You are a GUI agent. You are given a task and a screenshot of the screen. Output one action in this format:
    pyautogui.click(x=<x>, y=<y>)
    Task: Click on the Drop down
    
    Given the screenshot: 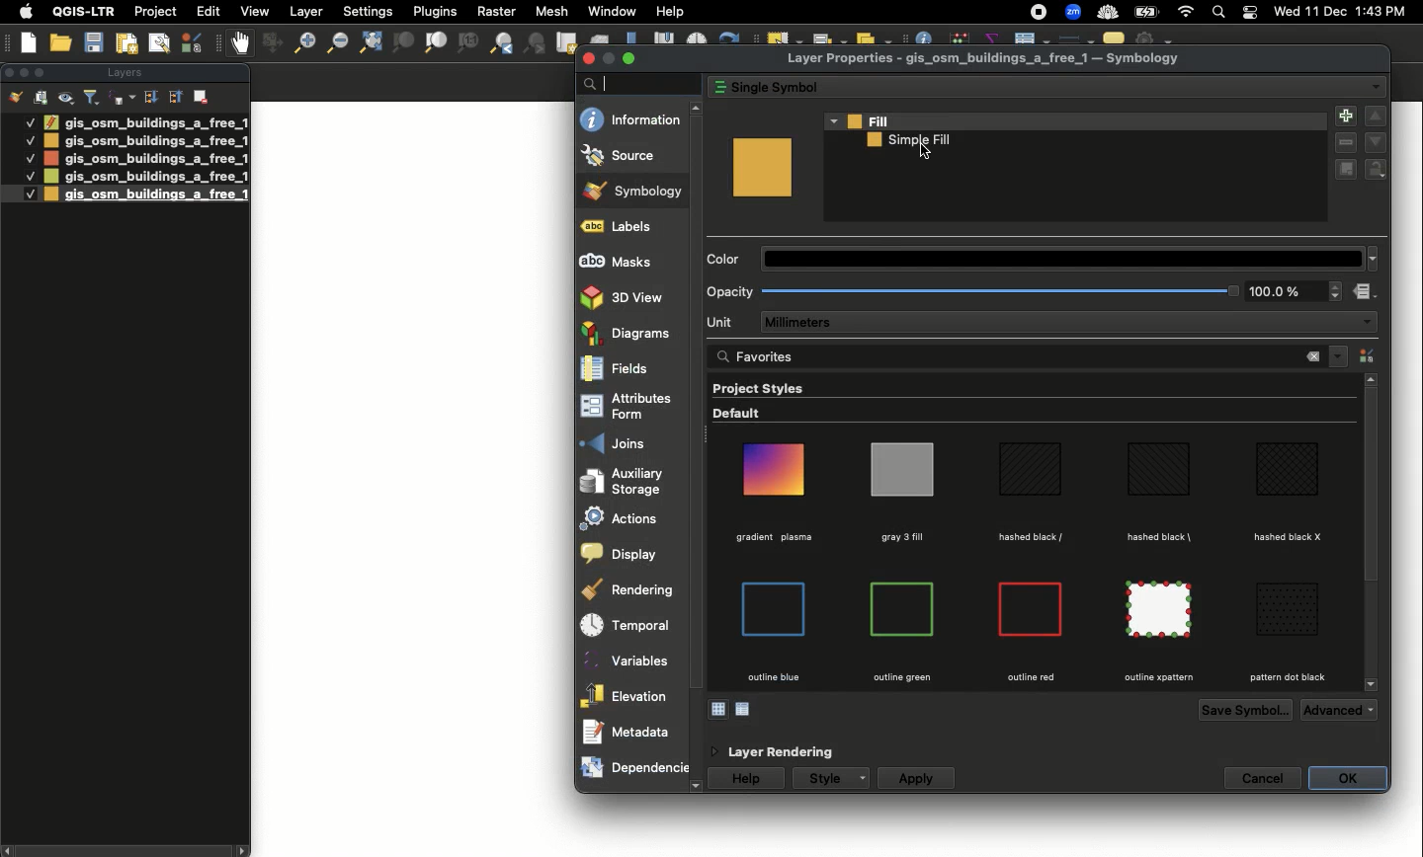 What is the action you would take?
    pyautogui.click(x=1340, y=356)
    